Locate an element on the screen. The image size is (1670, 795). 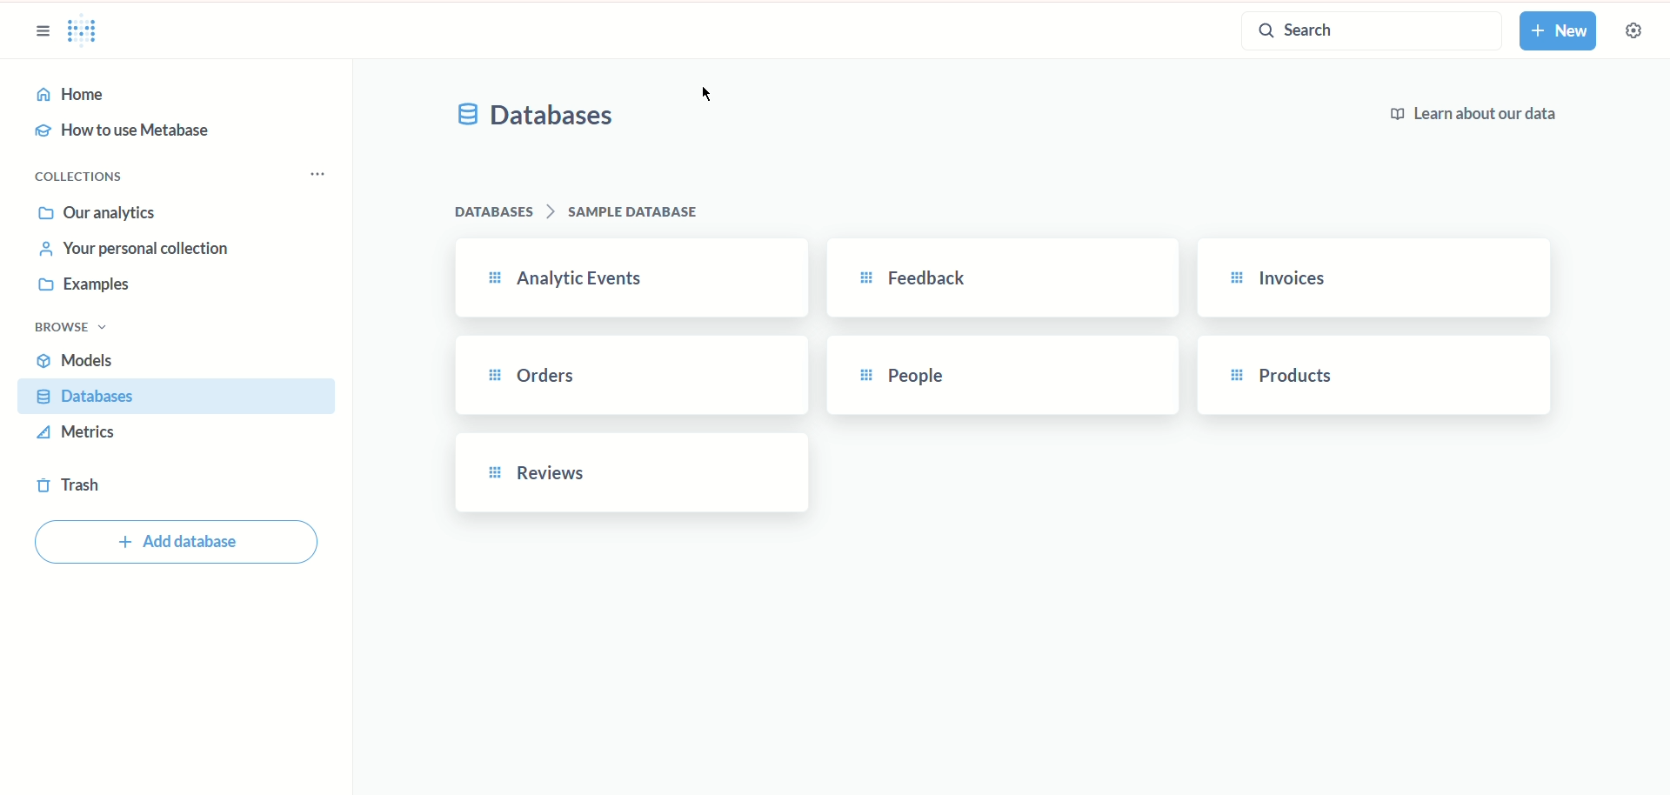
reviews is located at coordinates (633, 472).